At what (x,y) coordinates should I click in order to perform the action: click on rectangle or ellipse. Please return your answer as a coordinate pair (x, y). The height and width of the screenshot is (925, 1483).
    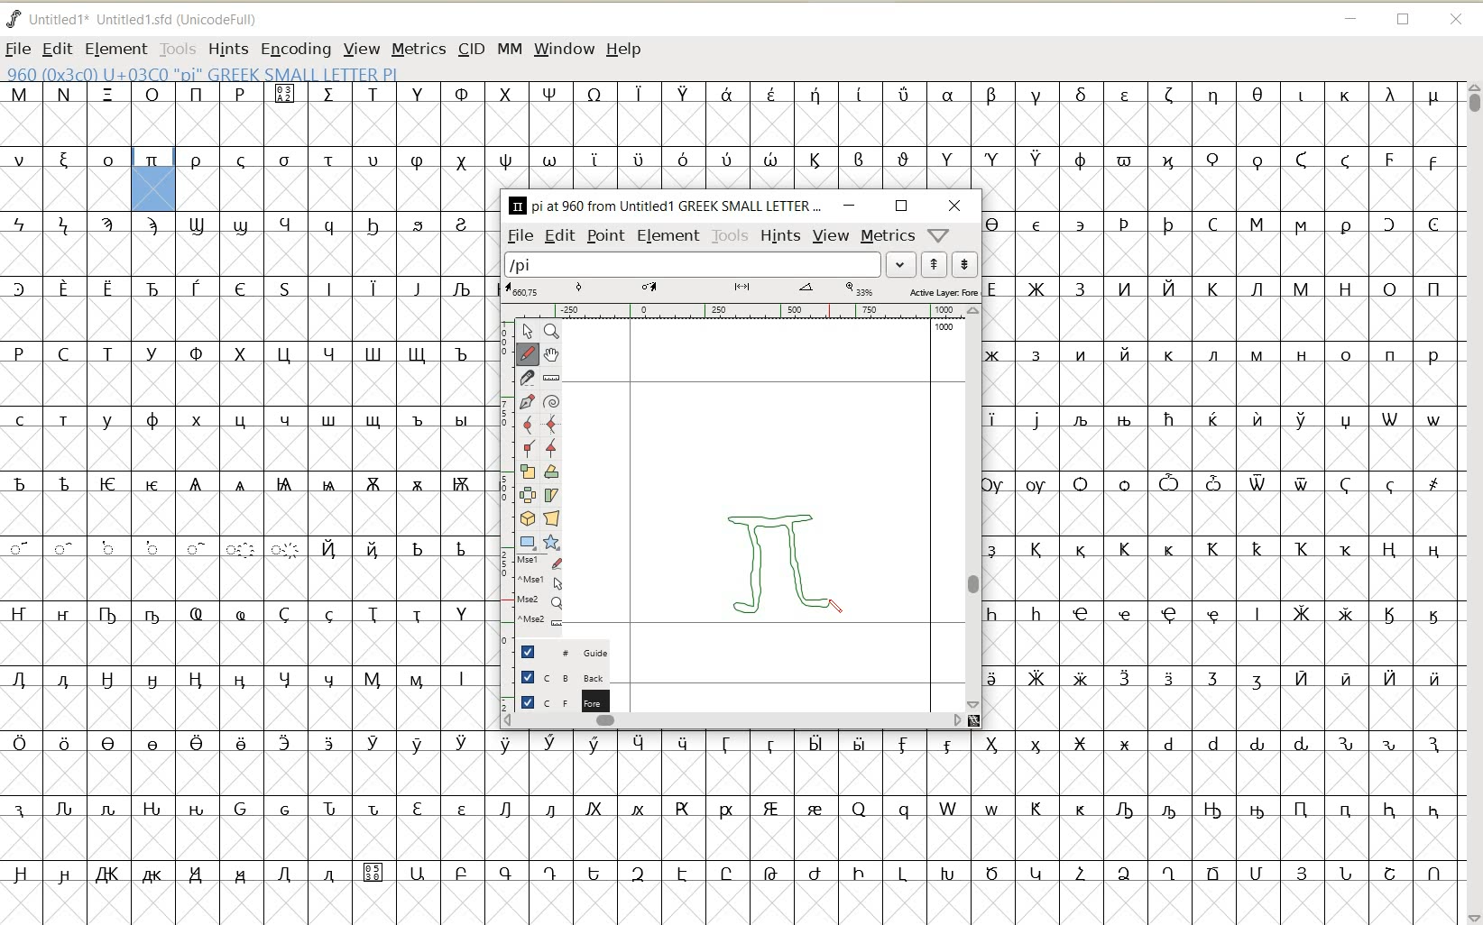
    Looking at the image, I should click on (527, 543).